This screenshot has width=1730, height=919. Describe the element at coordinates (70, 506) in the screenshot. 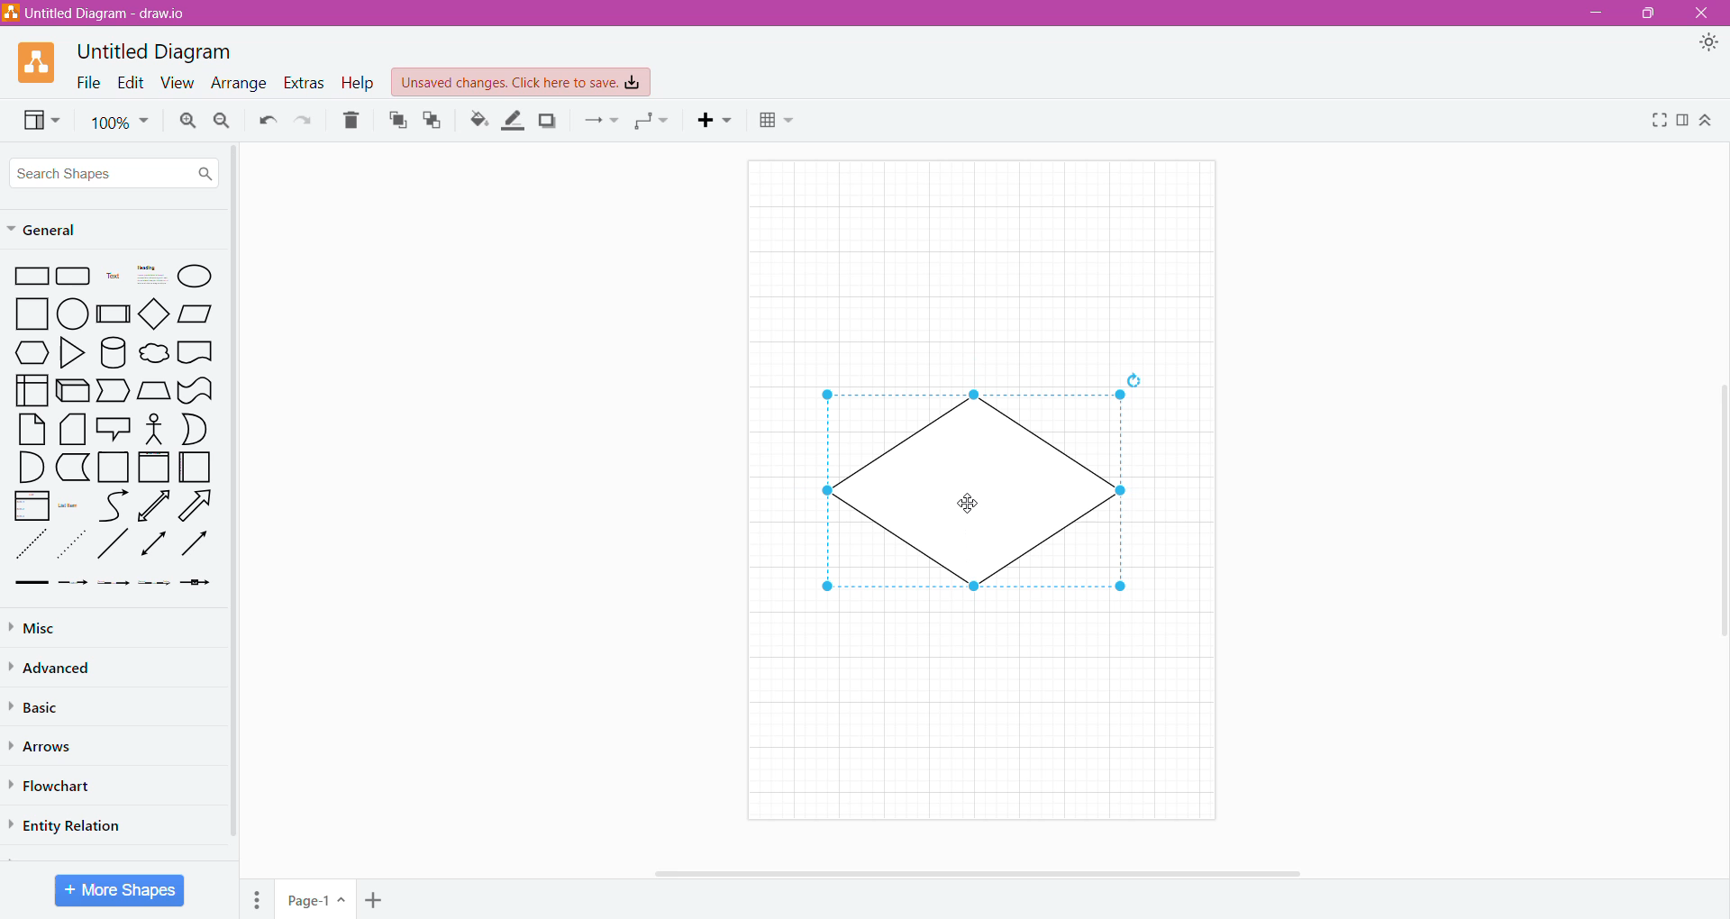

I see `List Item` at that location.